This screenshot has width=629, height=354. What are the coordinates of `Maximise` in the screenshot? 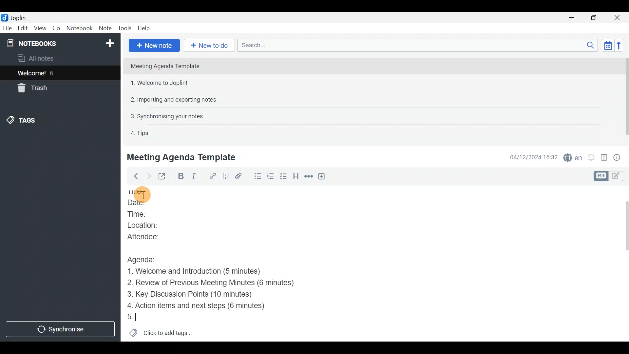 It's located at (594, 18).